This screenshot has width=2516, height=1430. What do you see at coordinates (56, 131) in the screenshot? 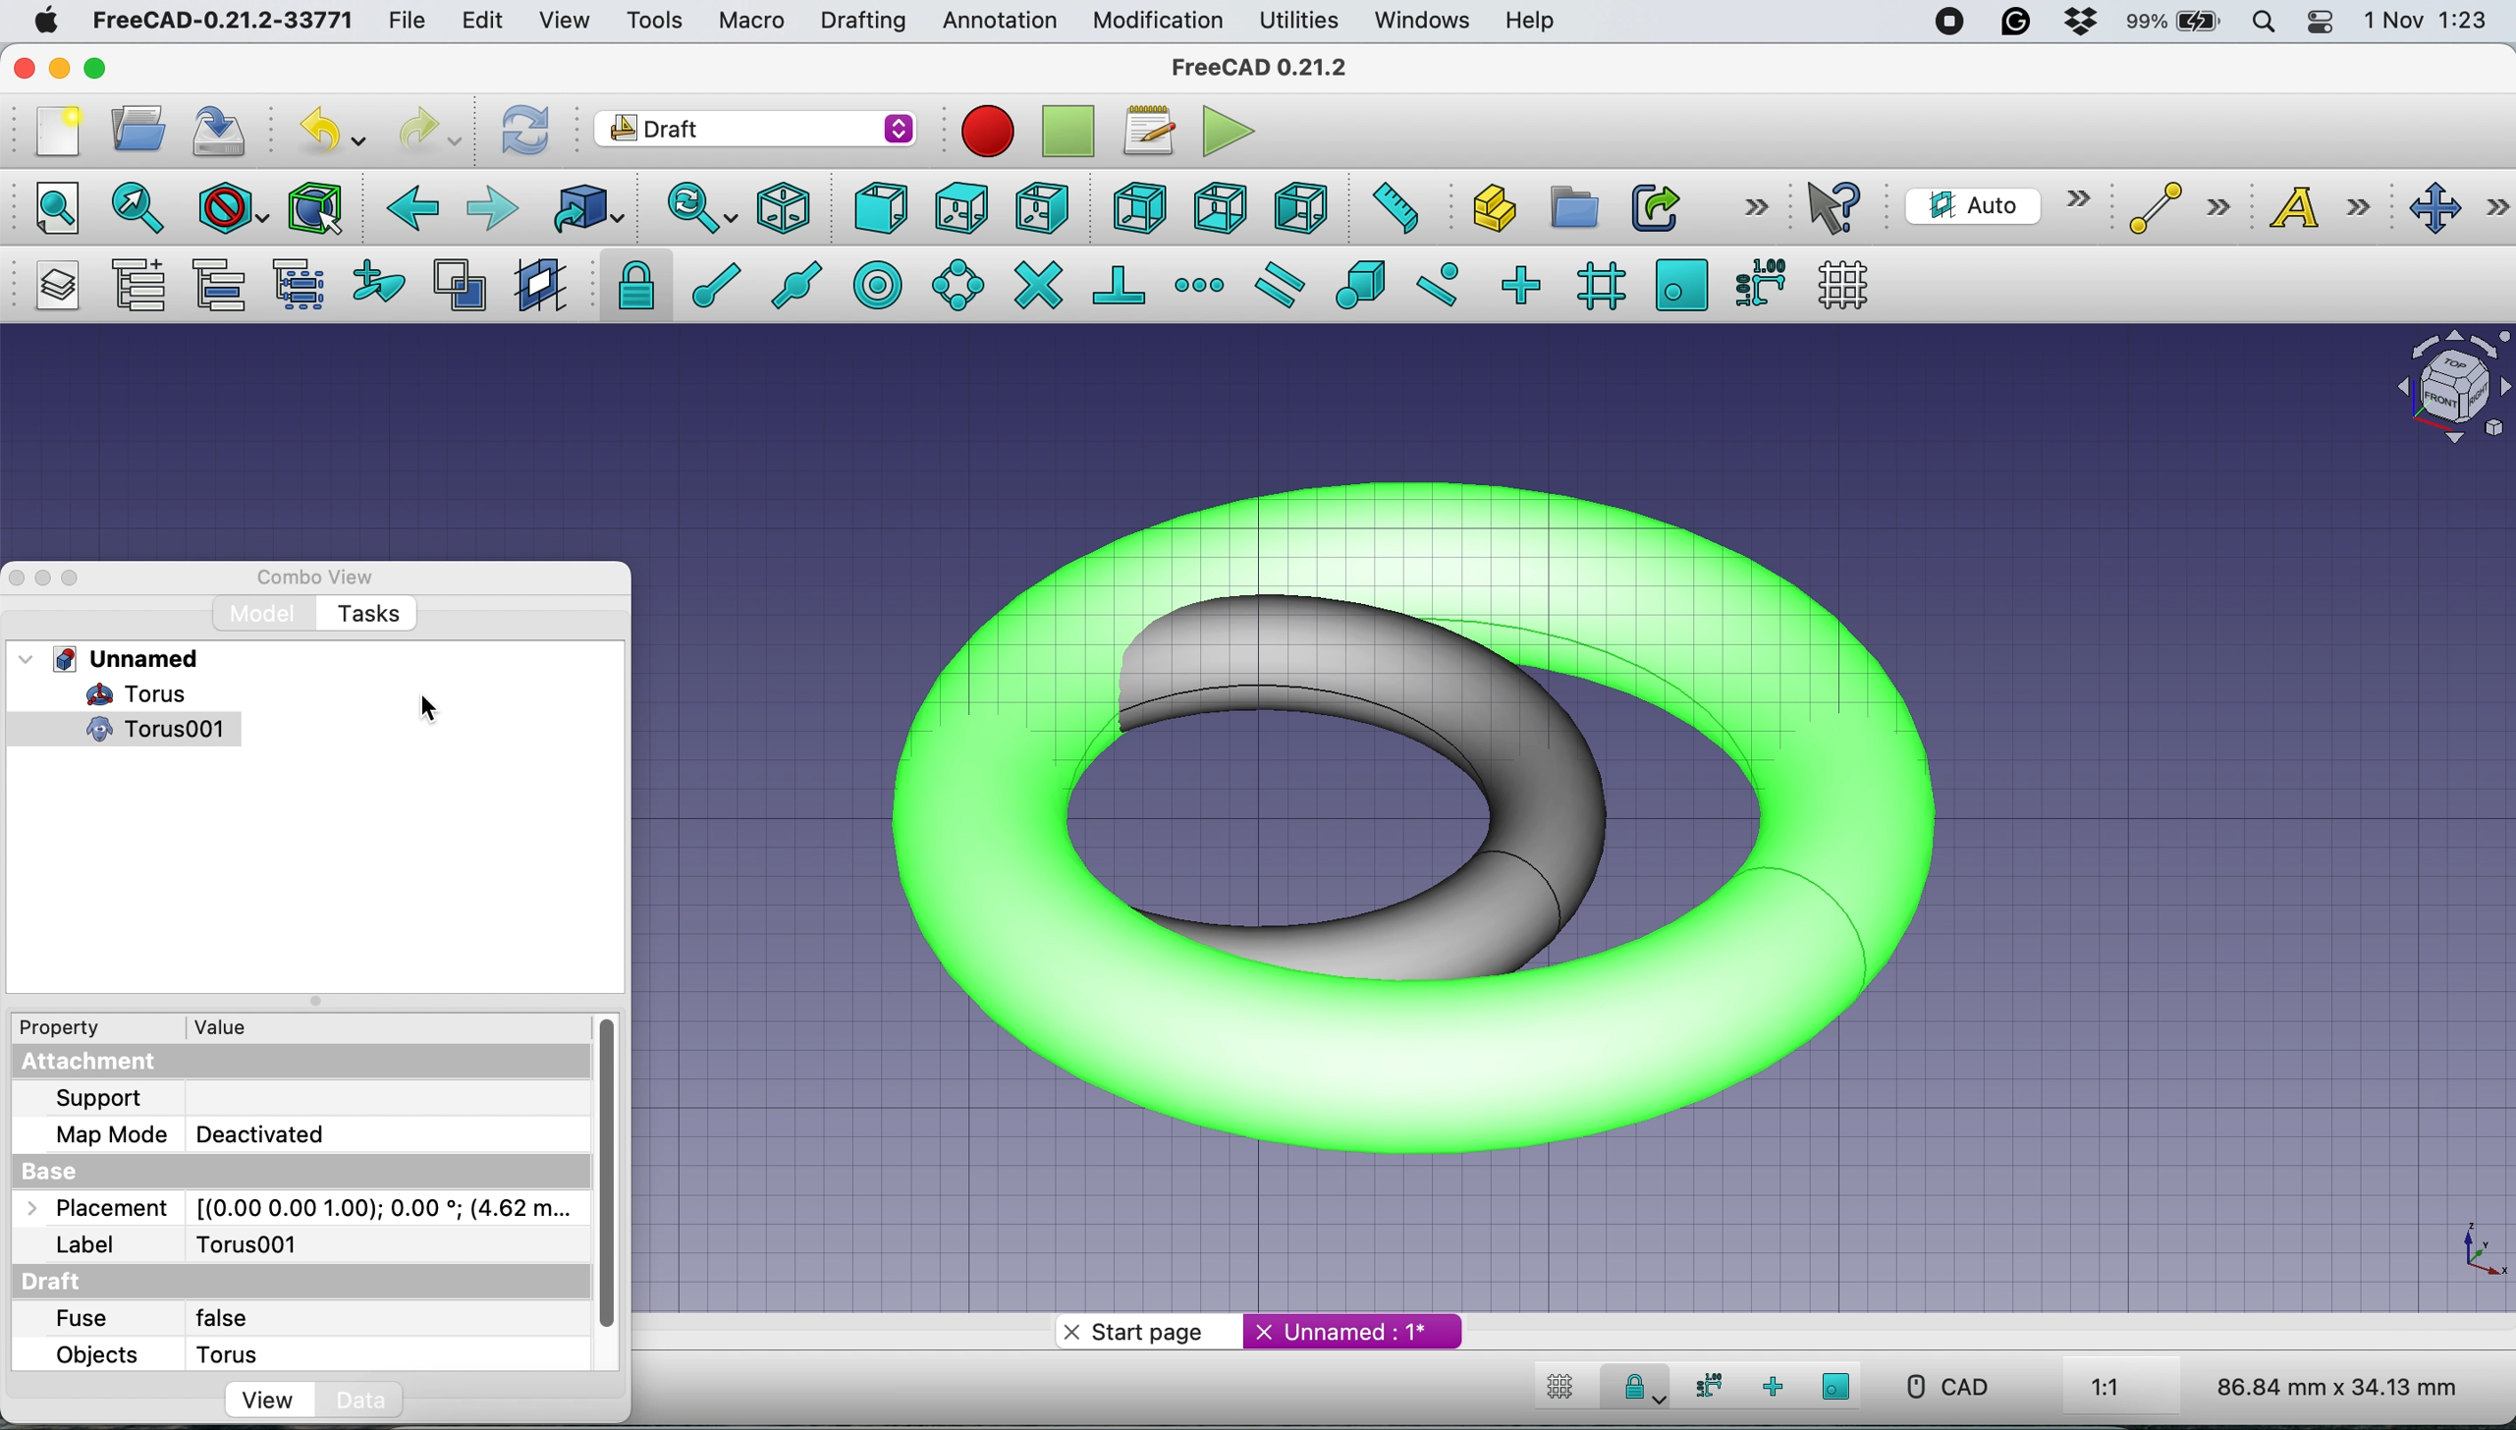
I see `new` at bounding box center [56, 131].